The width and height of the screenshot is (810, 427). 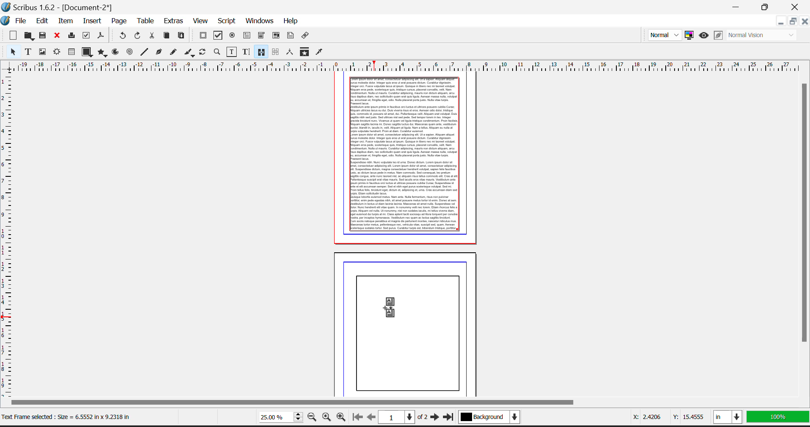 What do you see at coordinates (276, 52) in the screenshot?
I see `Delink Text Frames` at bounding box center [276, 52].